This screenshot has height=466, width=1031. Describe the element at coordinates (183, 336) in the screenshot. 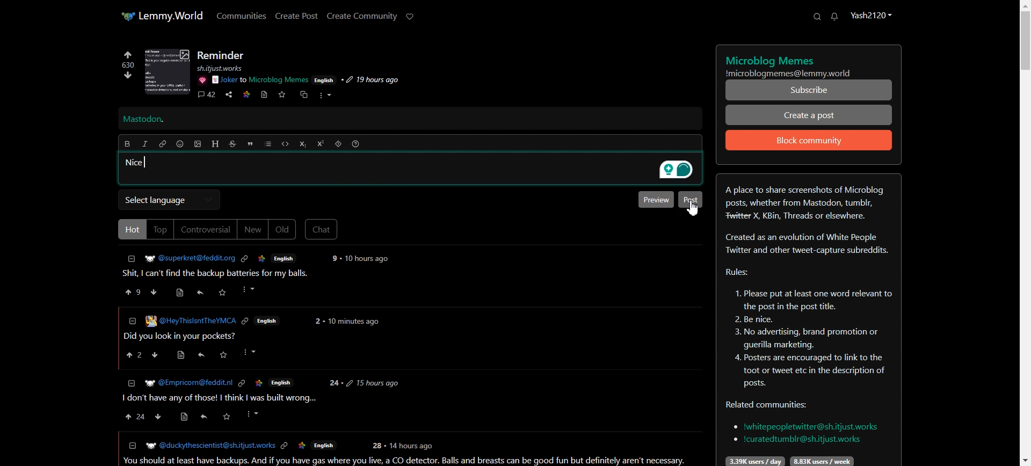

I see `Did you look in your pockets?` at that location.